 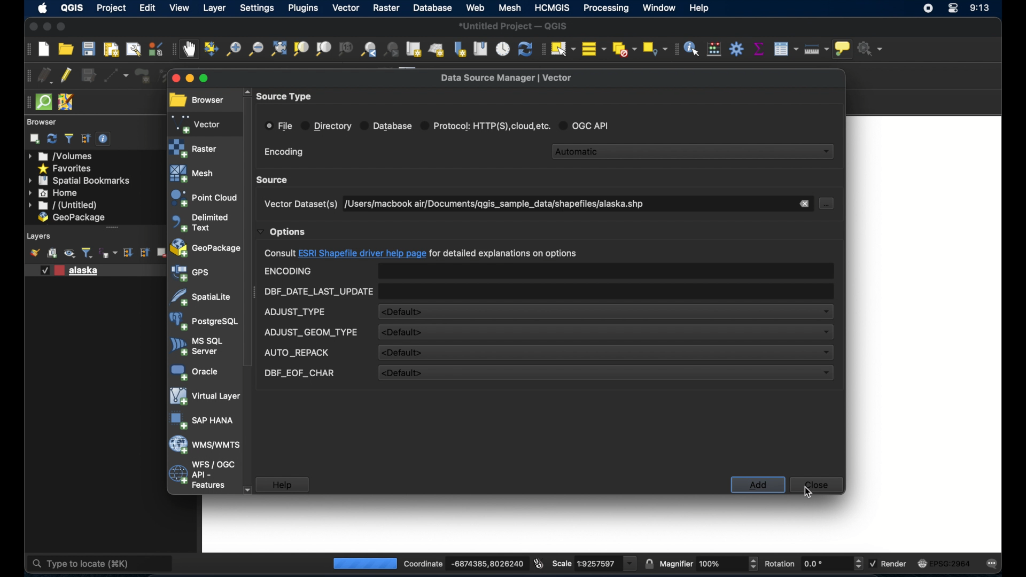 What do you see at coordinates (213, 7) in the screenshot?
I see `layer` at bounding box center [213, 7].